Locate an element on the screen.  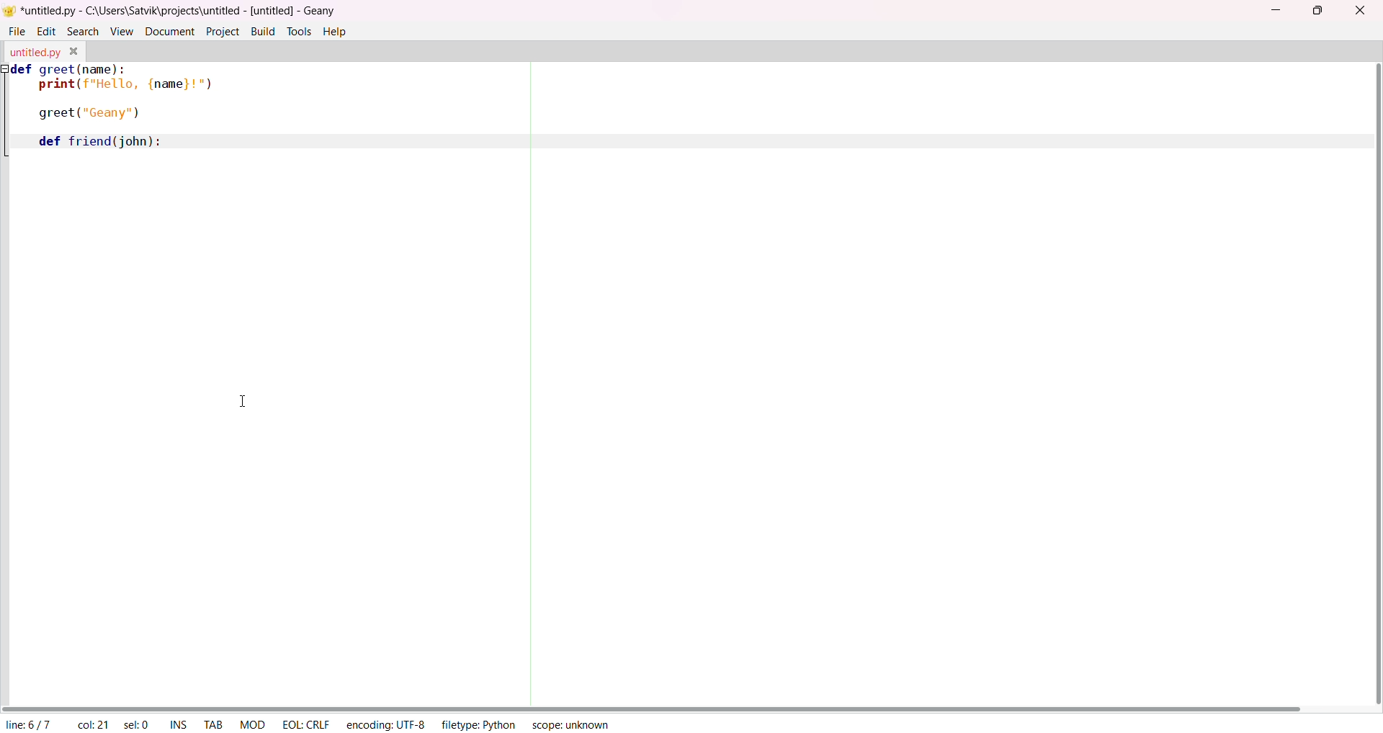
TAB is located at coordinates (211, 722).